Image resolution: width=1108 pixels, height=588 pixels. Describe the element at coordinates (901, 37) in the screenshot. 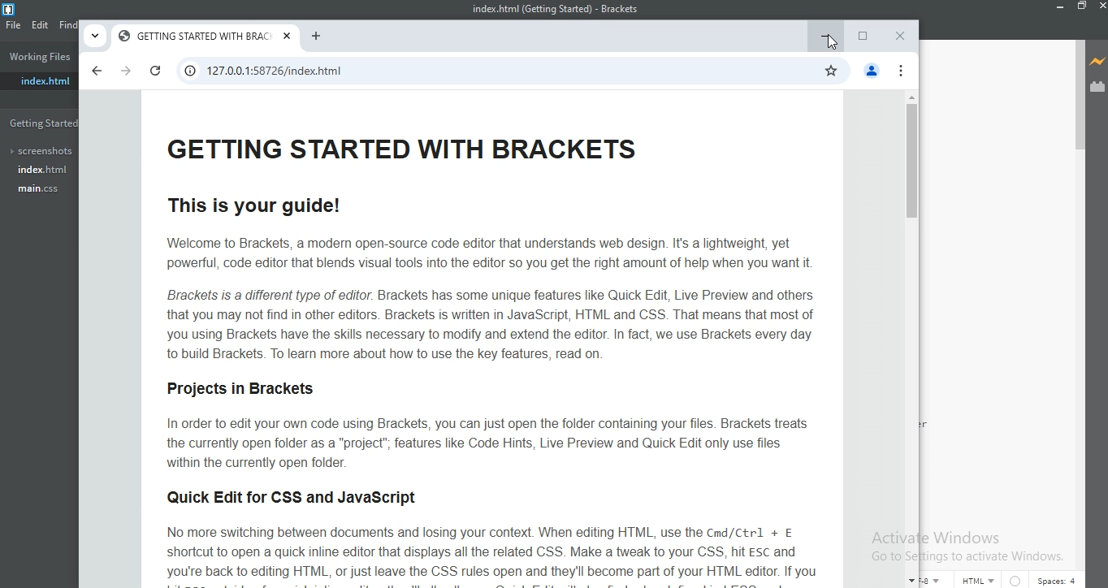

I see `Close` at that location.